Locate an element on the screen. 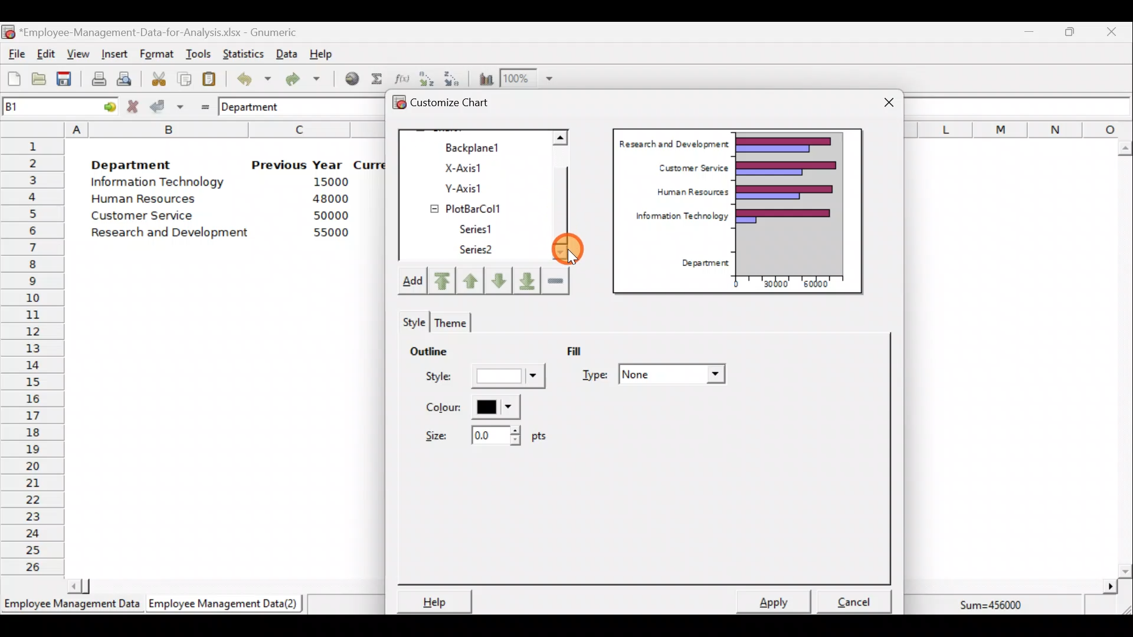  Previous Year is located at coordinates (297, 165).